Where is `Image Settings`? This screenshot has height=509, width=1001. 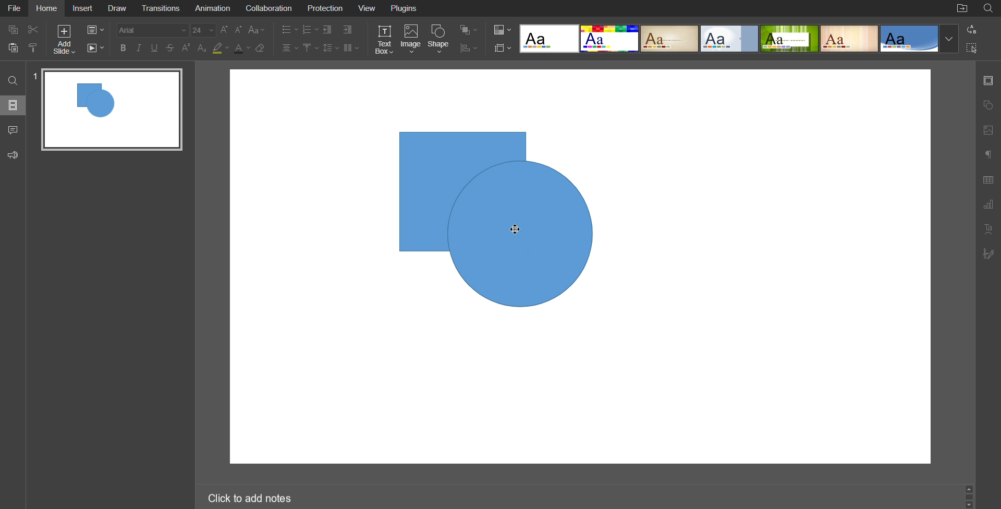
Image Settings is located at coordinates (988, 130).